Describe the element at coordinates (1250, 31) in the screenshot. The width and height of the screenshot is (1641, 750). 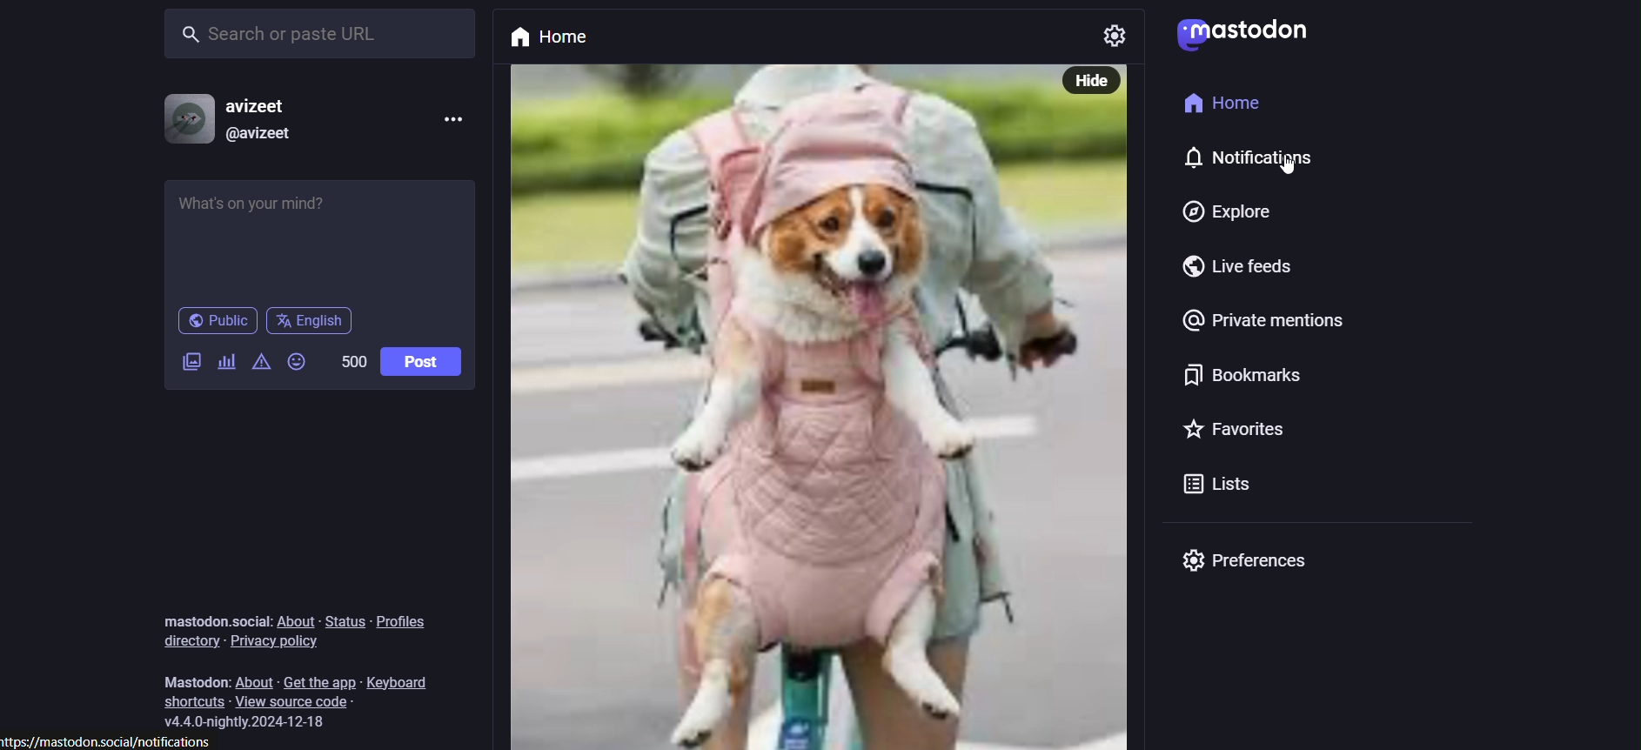
I see `mastodon` at that location.